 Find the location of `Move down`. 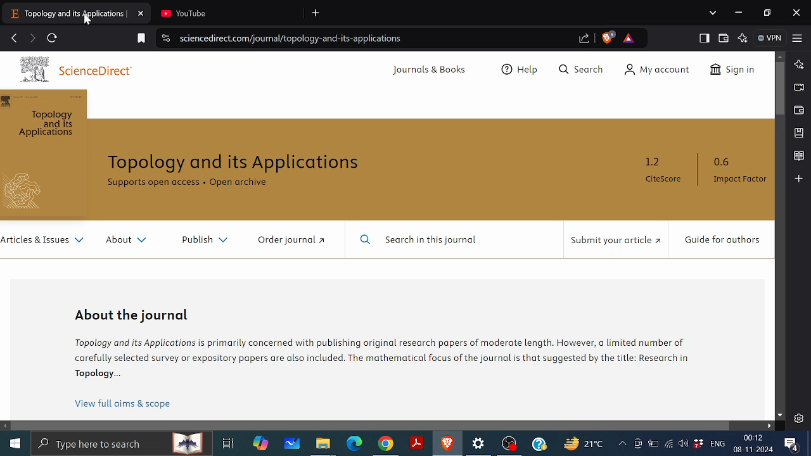

Move down is located at coordinates (780, 415).